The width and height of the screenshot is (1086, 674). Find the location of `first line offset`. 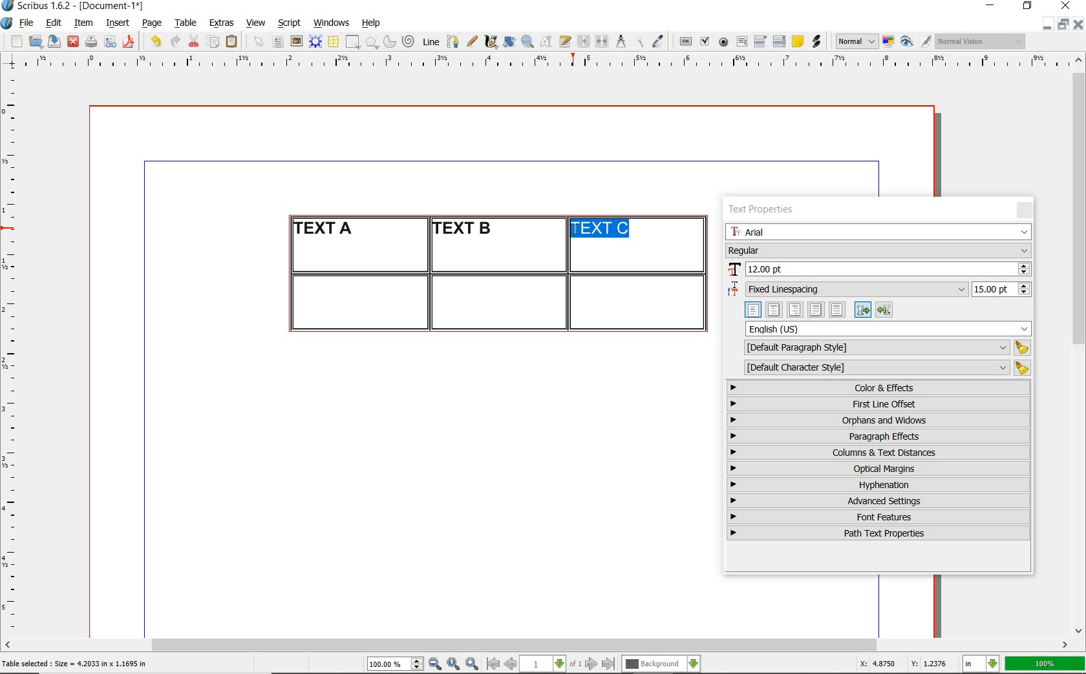

first line offset is located at coordinates (879, 404).